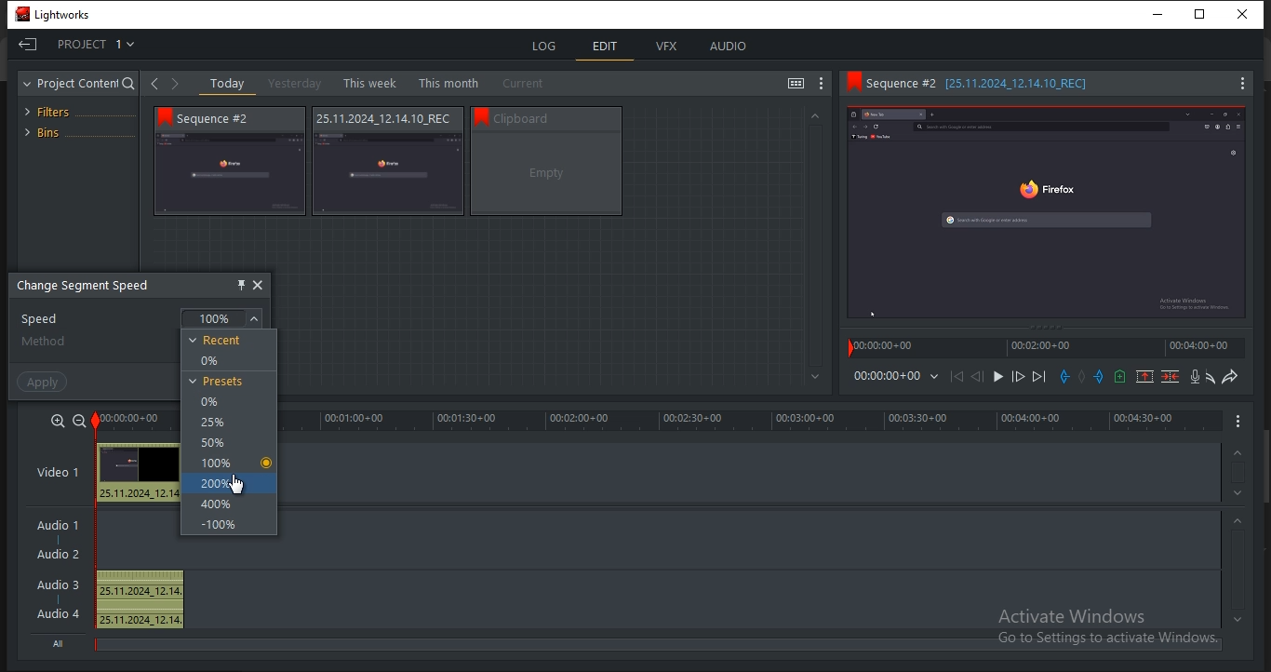 This screenshot has height=672, width=1271. Describe the element at coordinates (1238, 520) in the screenshot. I see `timeline navigation up arrow` at that location.